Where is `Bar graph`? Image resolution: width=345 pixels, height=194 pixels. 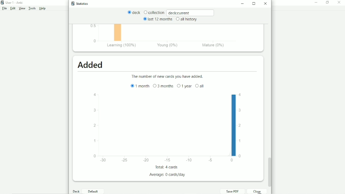
Bar graph is located at coordinates (168, 127).